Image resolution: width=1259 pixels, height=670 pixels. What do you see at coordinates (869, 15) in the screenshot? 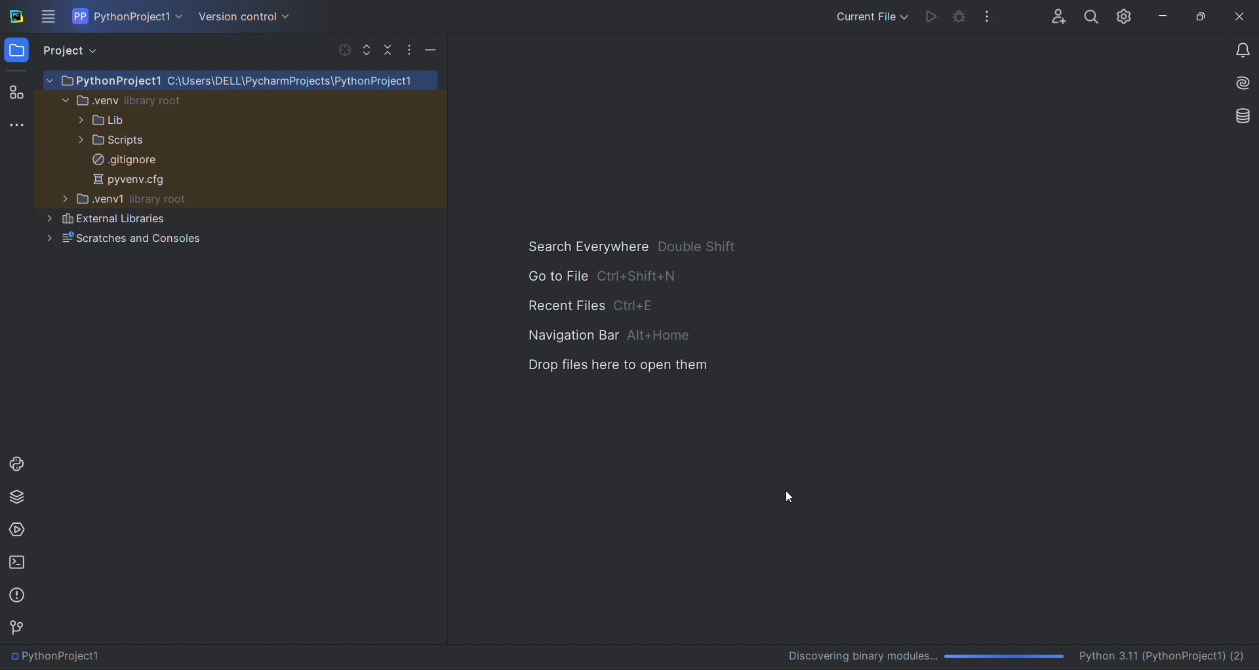
I see `run/debug options` at bounding box center [869, 15].